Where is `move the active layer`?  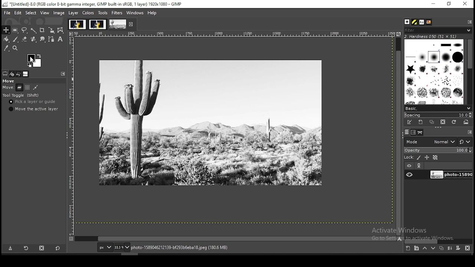 move the active layer is located at coordinates (35, 109).